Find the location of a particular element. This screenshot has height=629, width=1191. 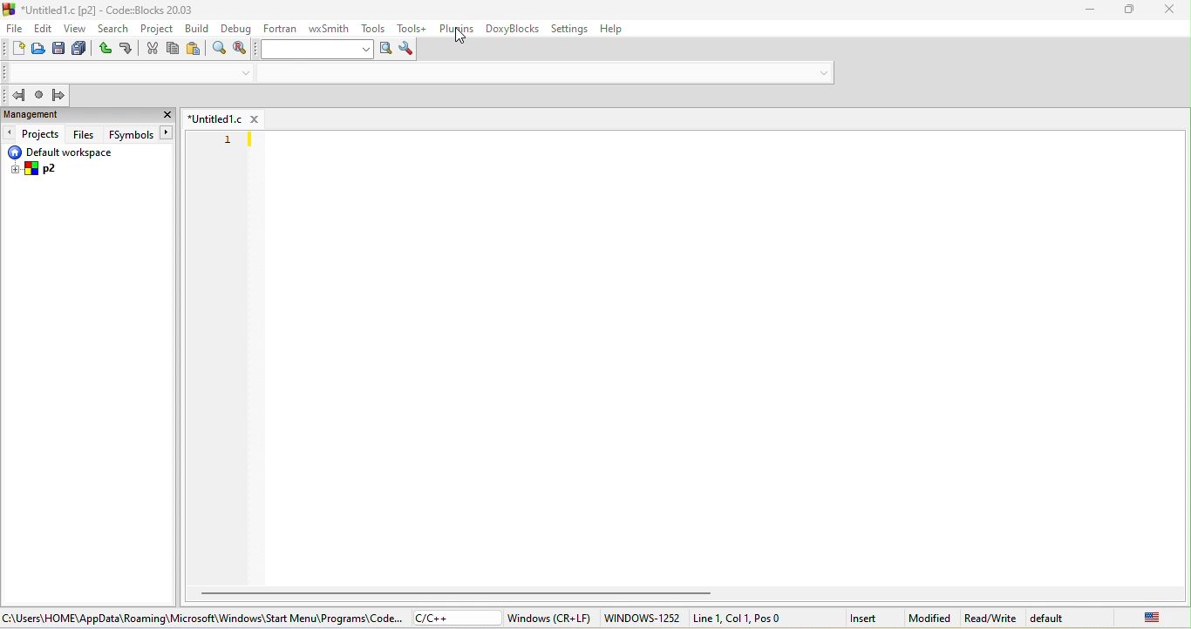

 windows is located at coordinates (549, 619).